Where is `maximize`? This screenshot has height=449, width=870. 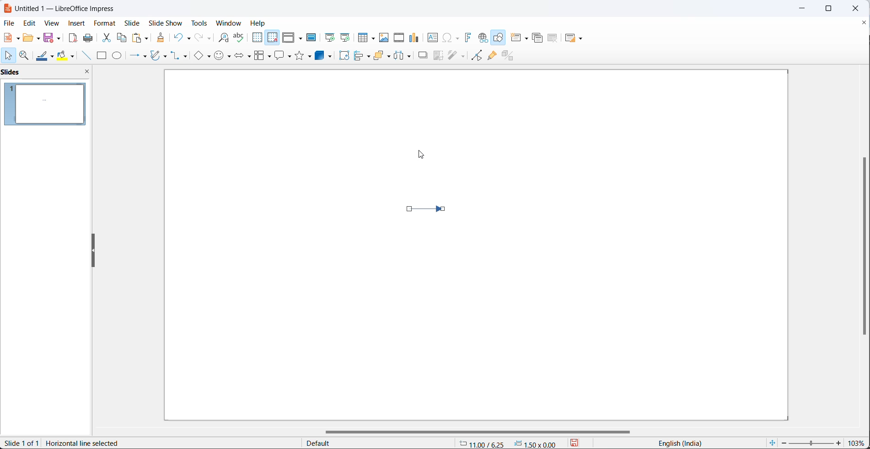 maximize is located at coordinates (834, 8).